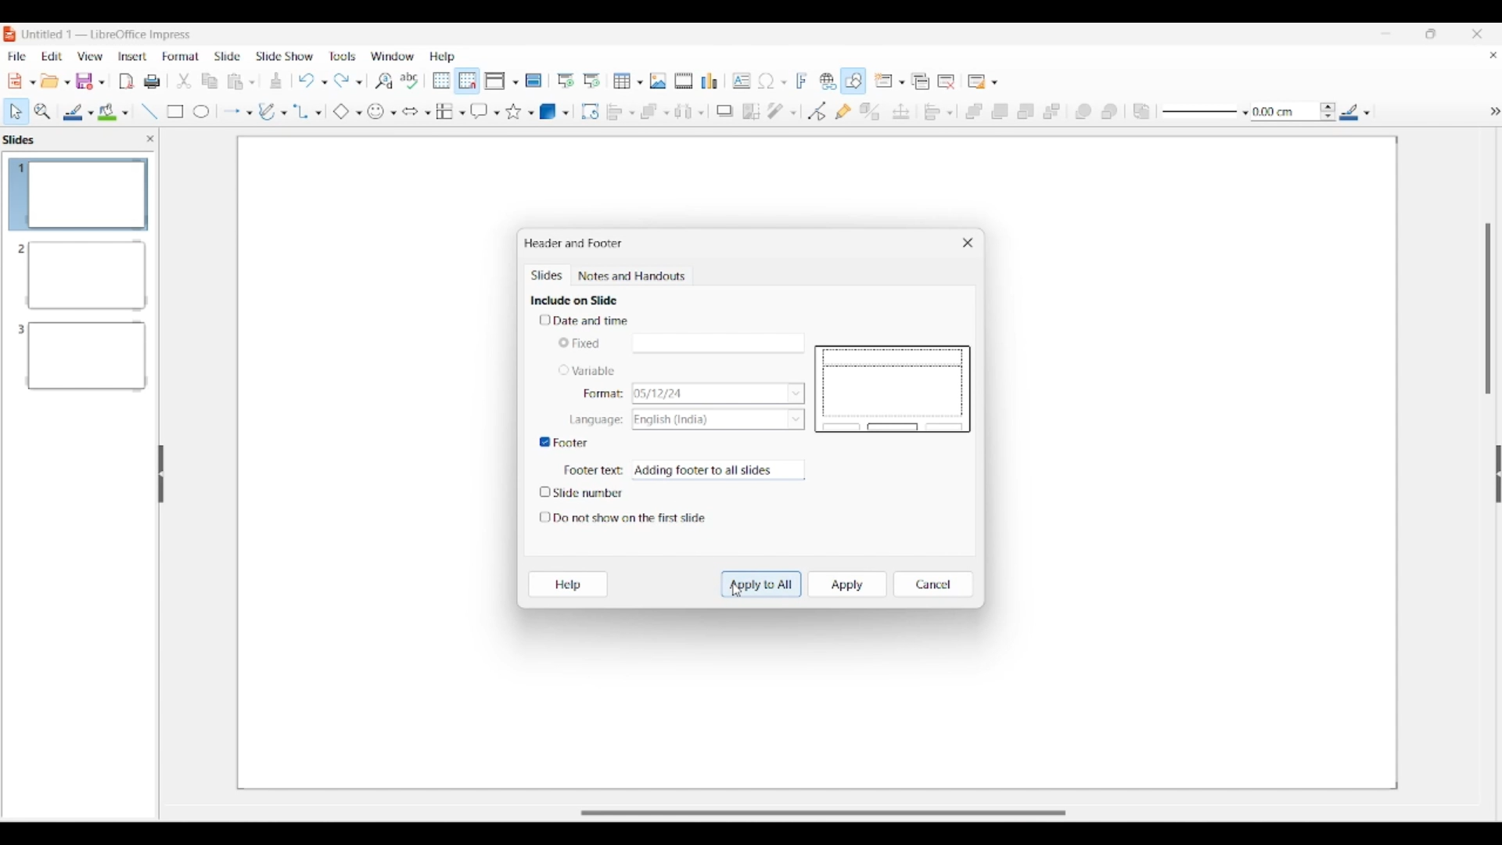 This screenshot has height=845, width=1502. Describe the element at coordinates (628, 81) in the screenshot. I see `Insert table options` at that location.